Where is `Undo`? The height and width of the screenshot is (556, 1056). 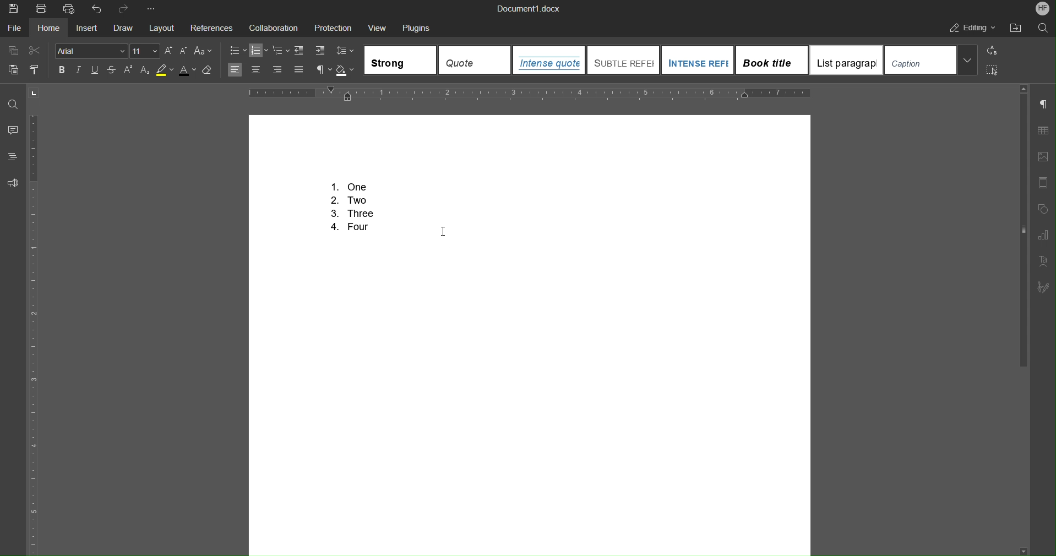
Undo is located at coordinates (97, 8).